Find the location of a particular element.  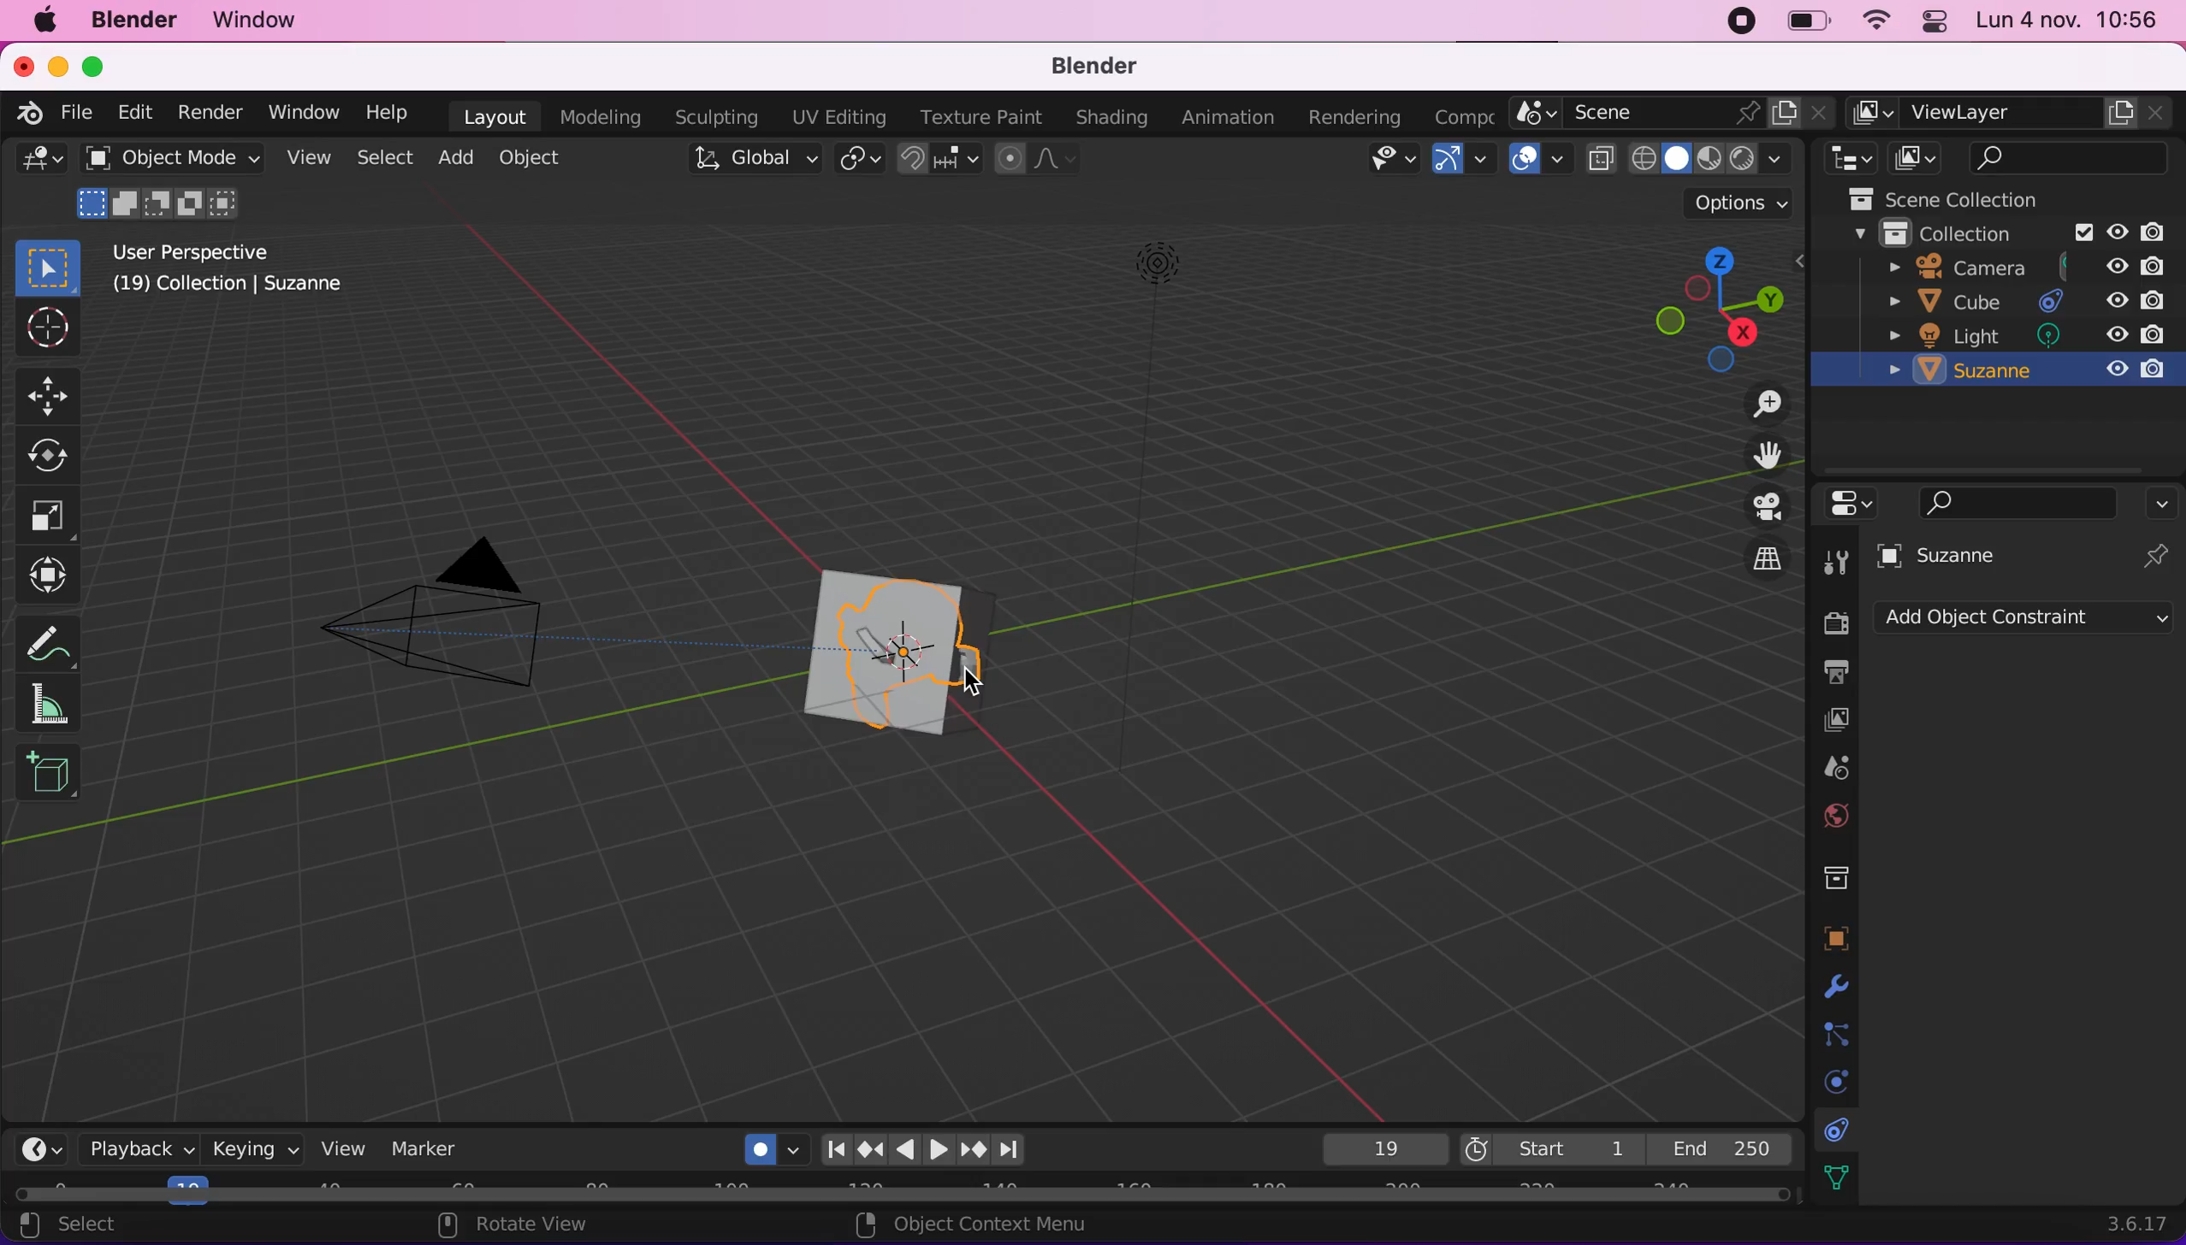

suzanne is located at coordinates (1961, 555).